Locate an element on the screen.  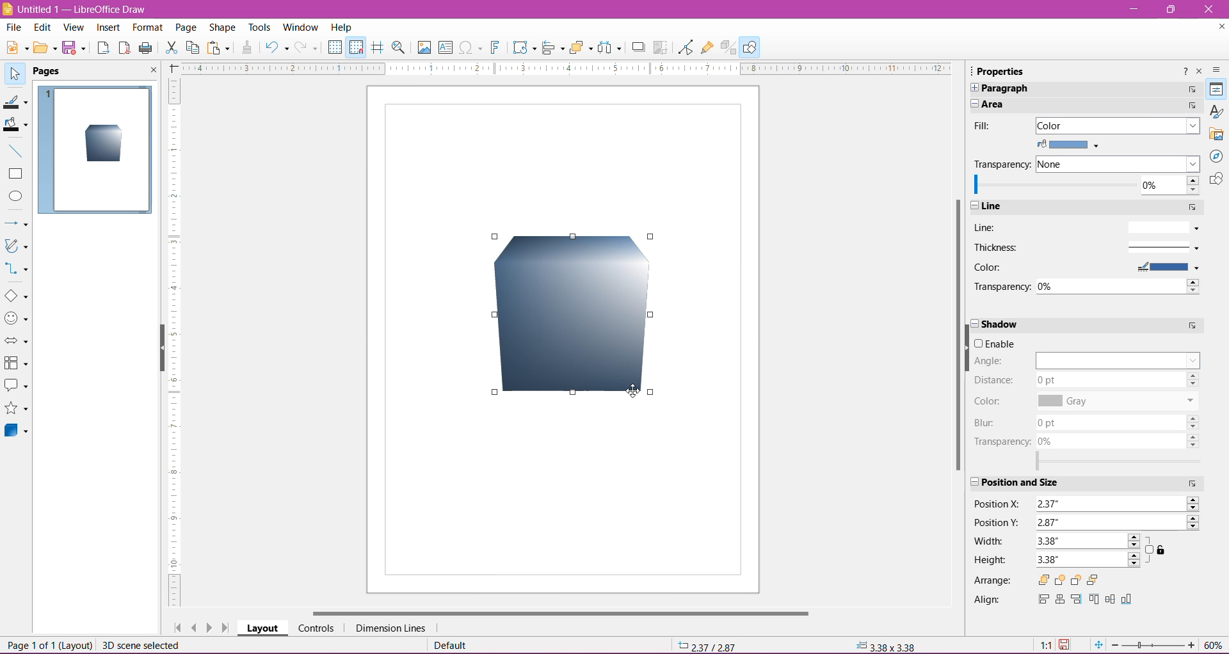
Set shadow blur is located at coordinates (1116, 420).